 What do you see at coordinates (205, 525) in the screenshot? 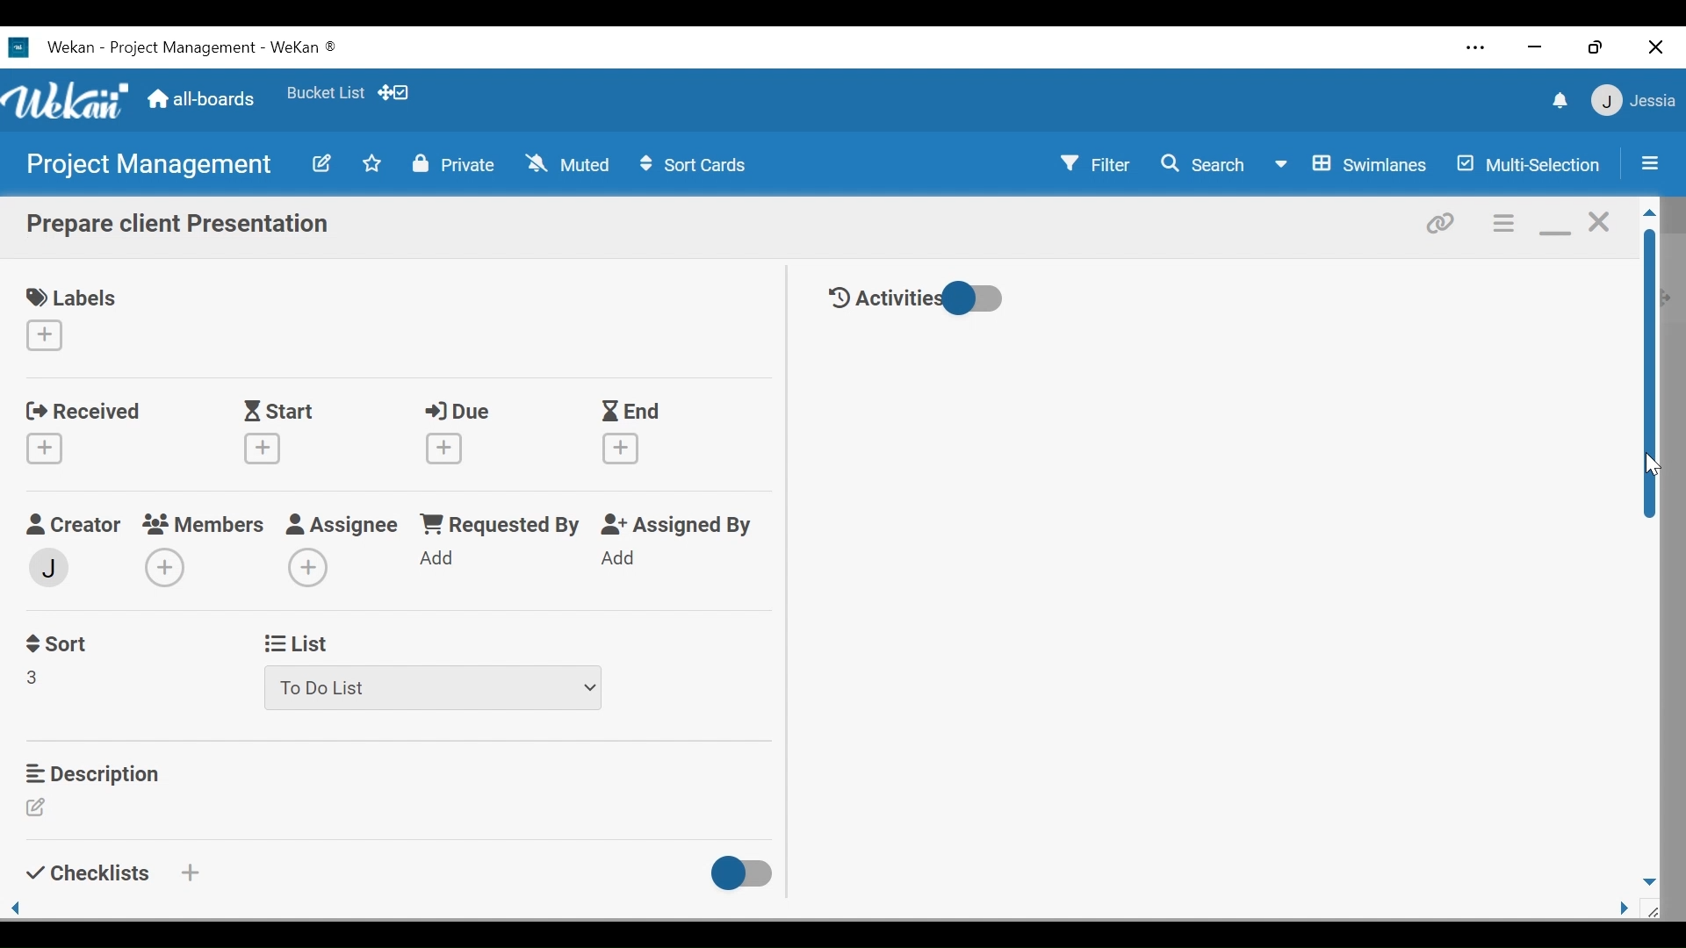
I see `members` at bounding box center [205, 525].